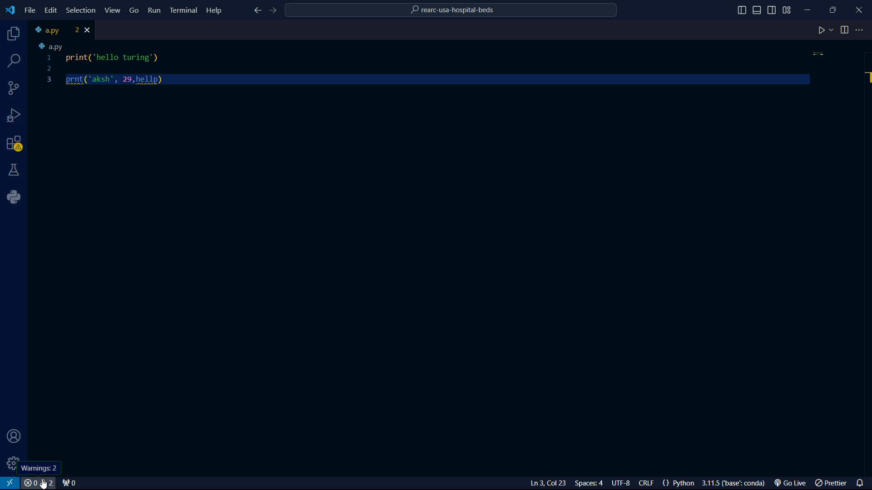  Describe the element at coordinates (591, 483) in the screenshot. I see `Spaces: 4` at that location.